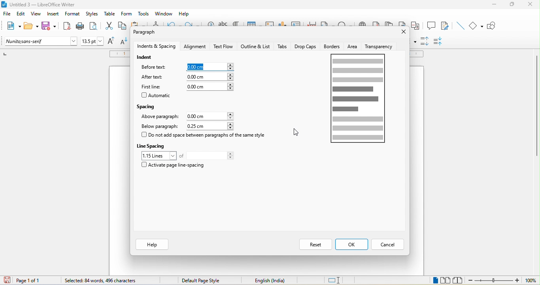  Describe the element at coordinates (151, 146) in the screenshot. I see `line spacing` at that location.